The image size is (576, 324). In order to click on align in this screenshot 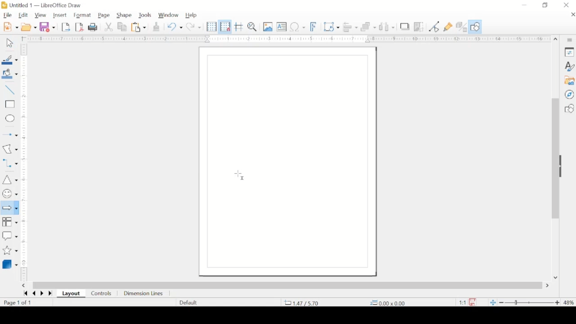, I will do `click(350, 26)`.